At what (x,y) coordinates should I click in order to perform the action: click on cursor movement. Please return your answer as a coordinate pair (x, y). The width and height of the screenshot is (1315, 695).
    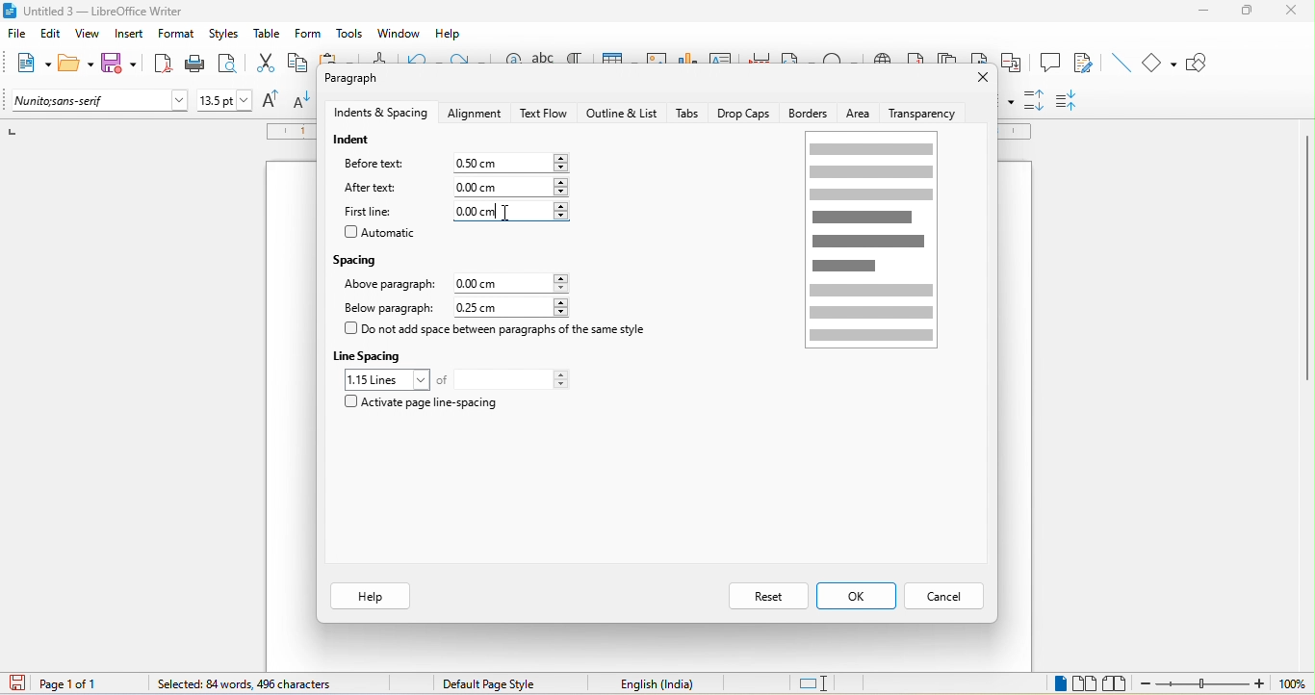
    Looking at the image, I should click on (506, 215).